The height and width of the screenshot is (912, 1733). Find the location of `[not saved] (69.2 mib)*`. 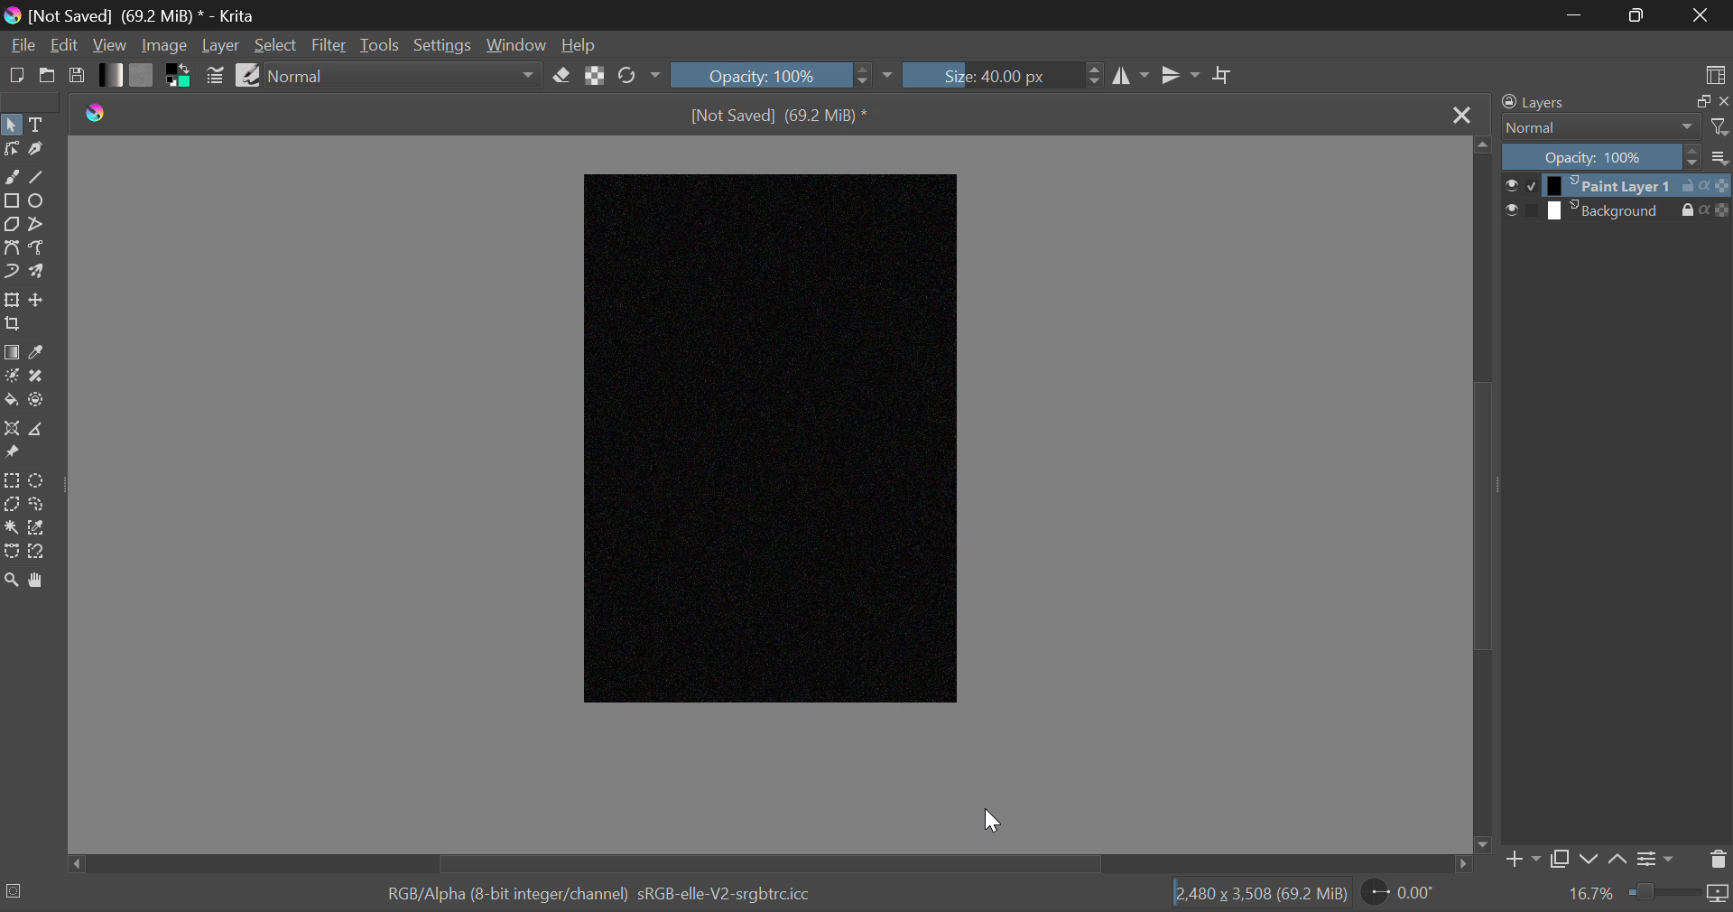

[not saved] (69.2 mib)* is located at coordinates (783, 114).